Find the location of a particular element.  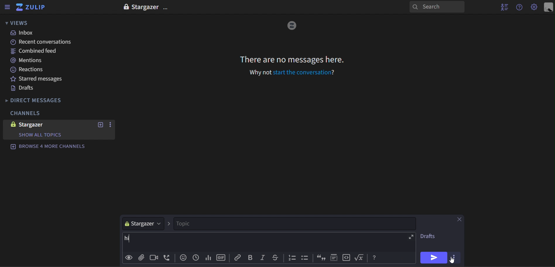

topic is located at coordinates (296, 223).